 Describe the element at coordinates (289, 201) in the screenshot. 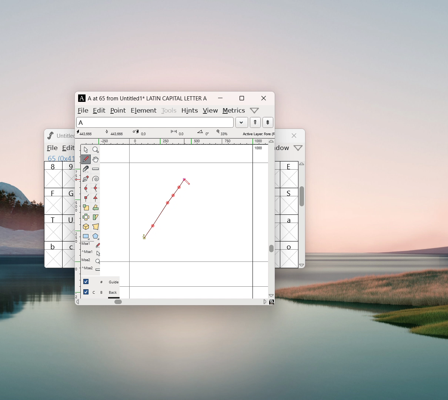

I see `S` at that location.